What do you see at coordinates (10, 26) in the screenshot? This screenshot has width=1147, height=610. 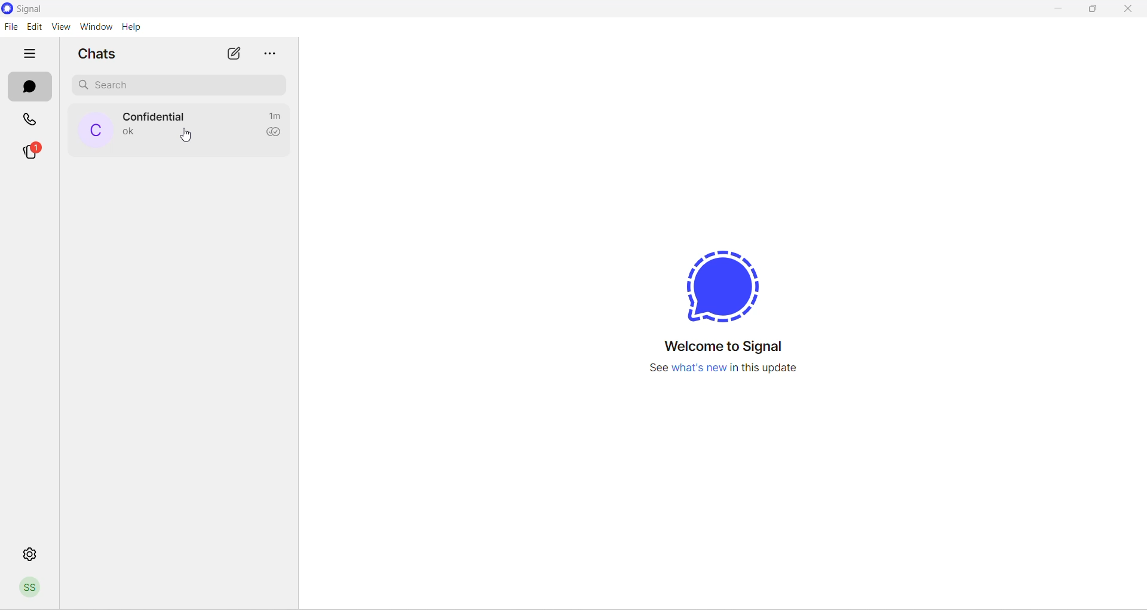 I see `file` at bounding box center [10, 26].